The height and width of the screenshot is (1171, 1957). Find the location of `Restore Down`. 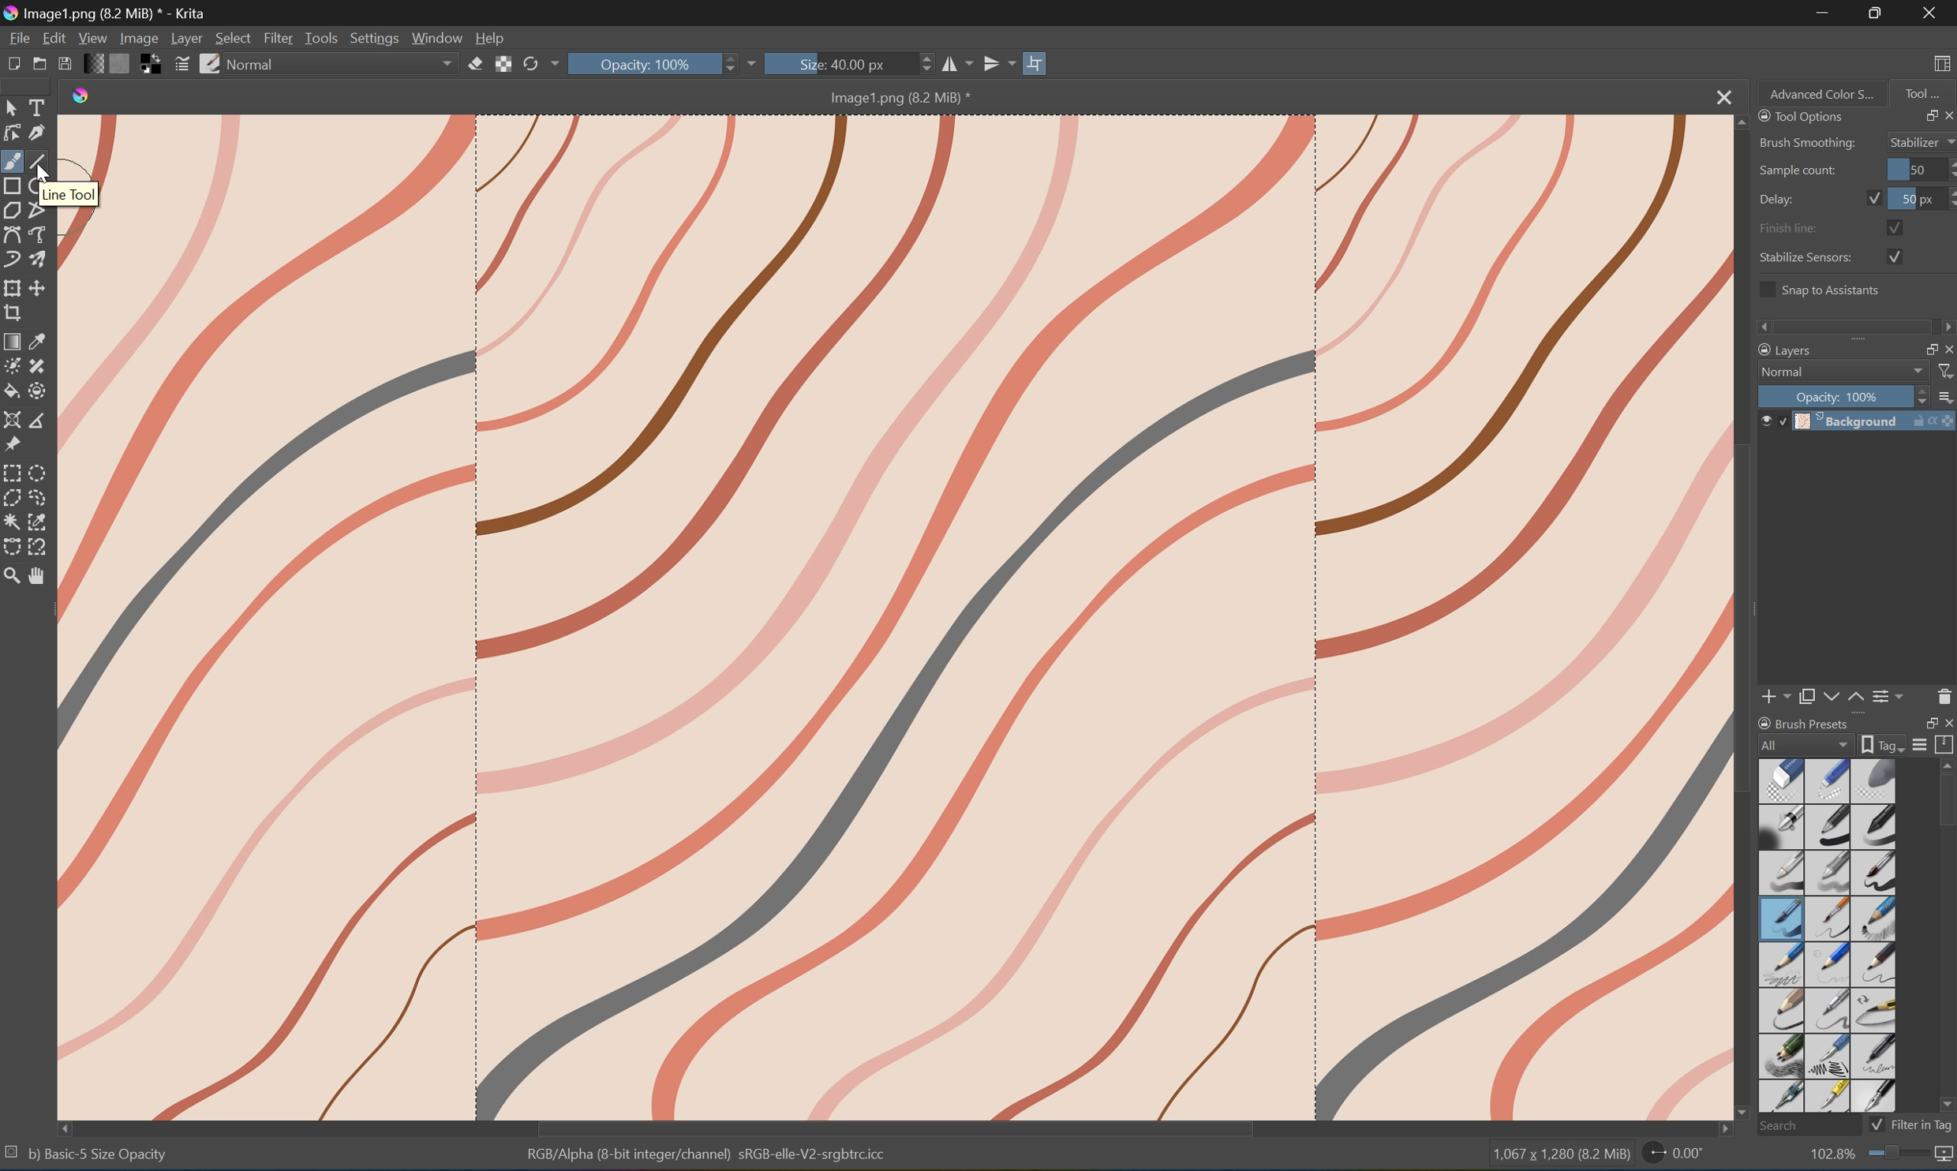

Restore Down is located at coordinates (1921, 348).